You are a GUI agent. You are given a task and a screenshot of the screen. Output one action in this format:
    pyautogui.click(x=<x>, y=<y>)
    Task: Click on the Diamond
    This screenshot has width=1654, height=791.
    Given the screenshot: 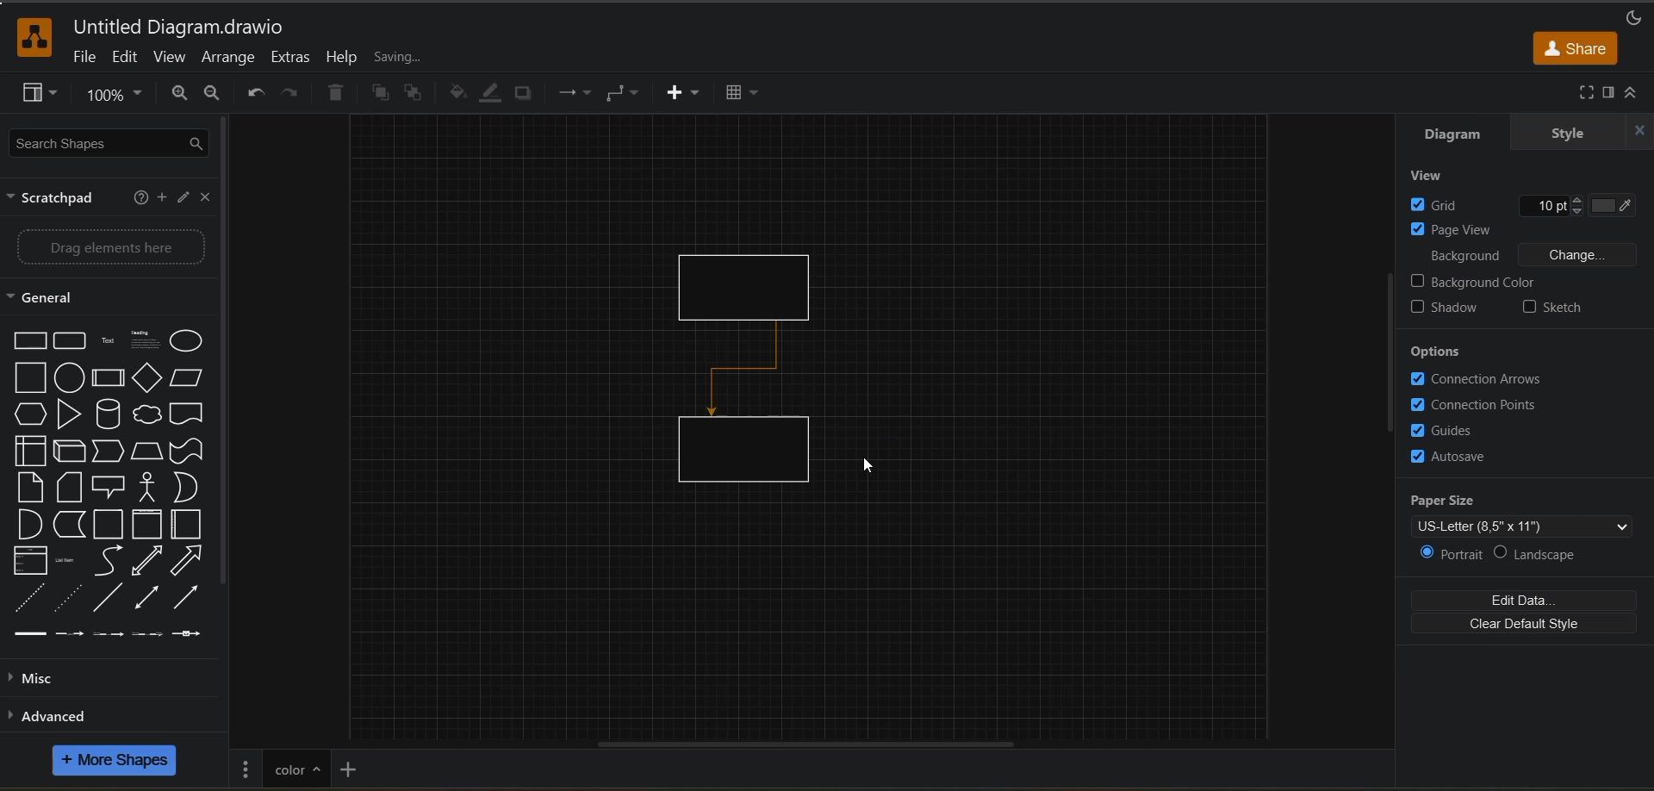 What is the action you would take?
    pyautogui.click(x=148, y=378)
    